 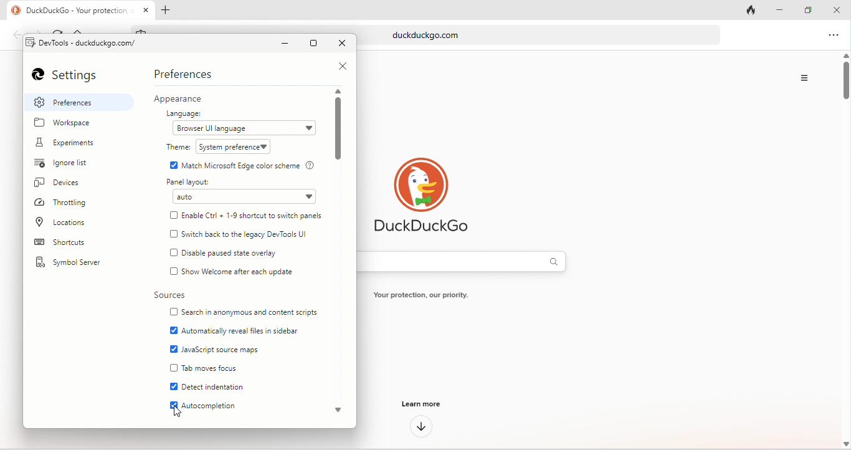 What do you see at coordinates (316, 44) in the screenshot?
I see `maximize` at bounding box center [316, 44].